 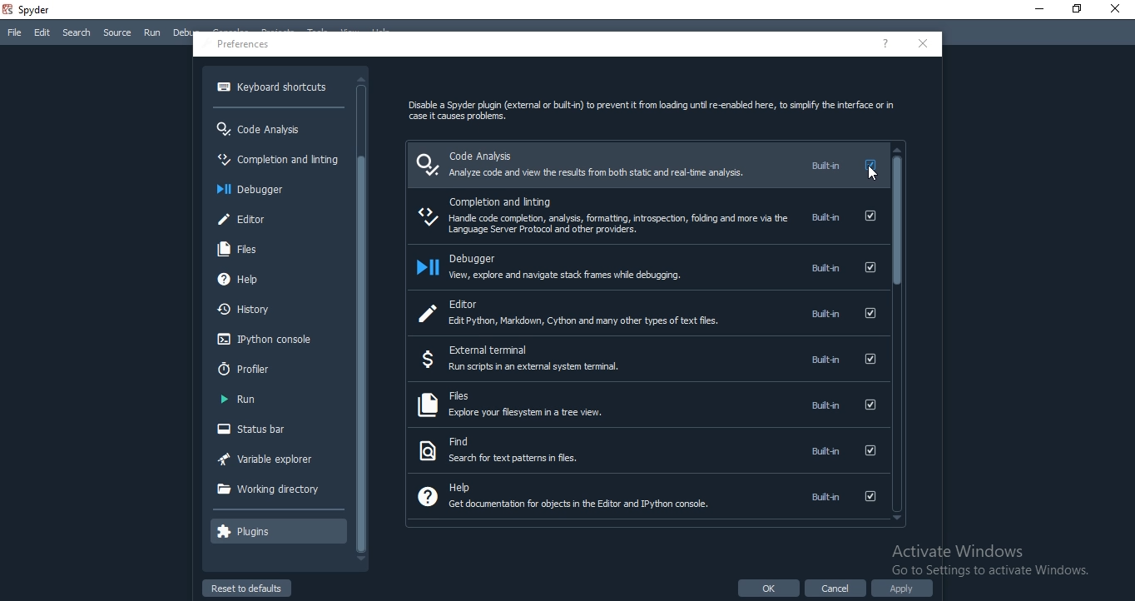 I want to click on editor, so click(x=274, y=219).